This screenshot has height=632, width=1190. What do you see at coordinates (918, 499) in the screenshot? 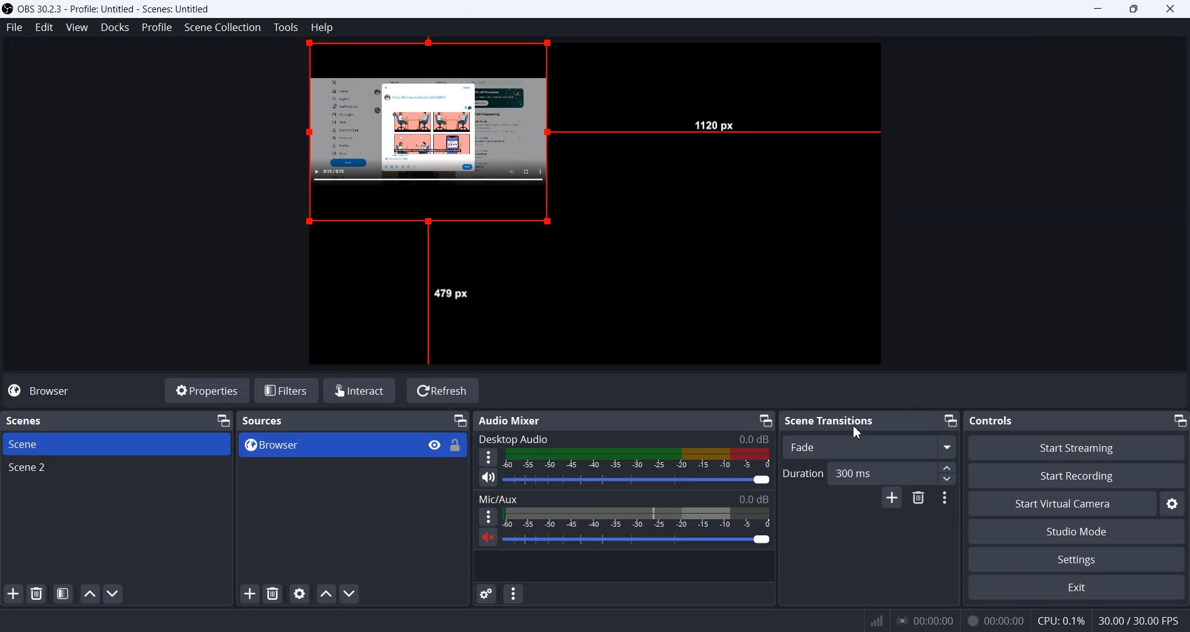
I see `Remove configurable transition` at bounding box center [918, 499].